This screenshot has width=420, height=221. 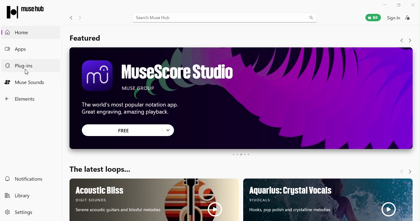 I want to click on Home, so click(x=30, y=34).